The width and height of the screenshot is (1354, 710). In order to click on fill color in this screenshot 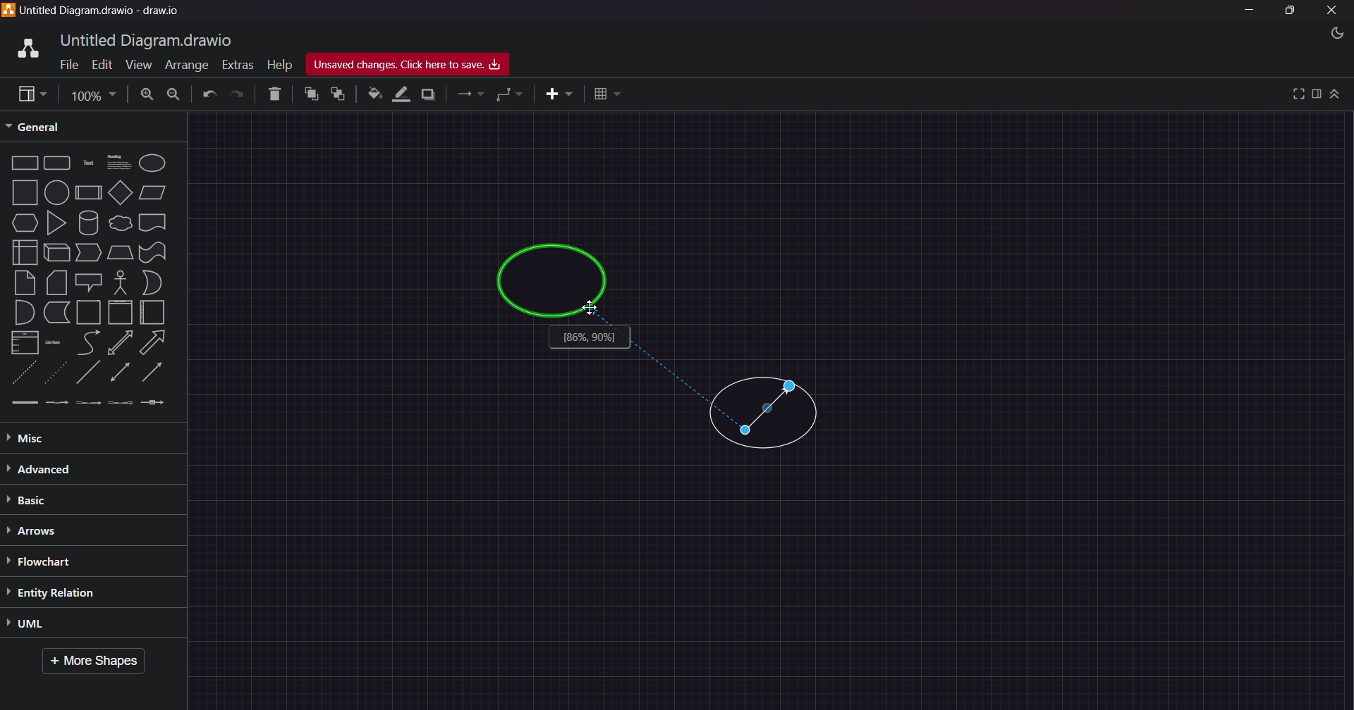, I will do `click(373, 94)`.